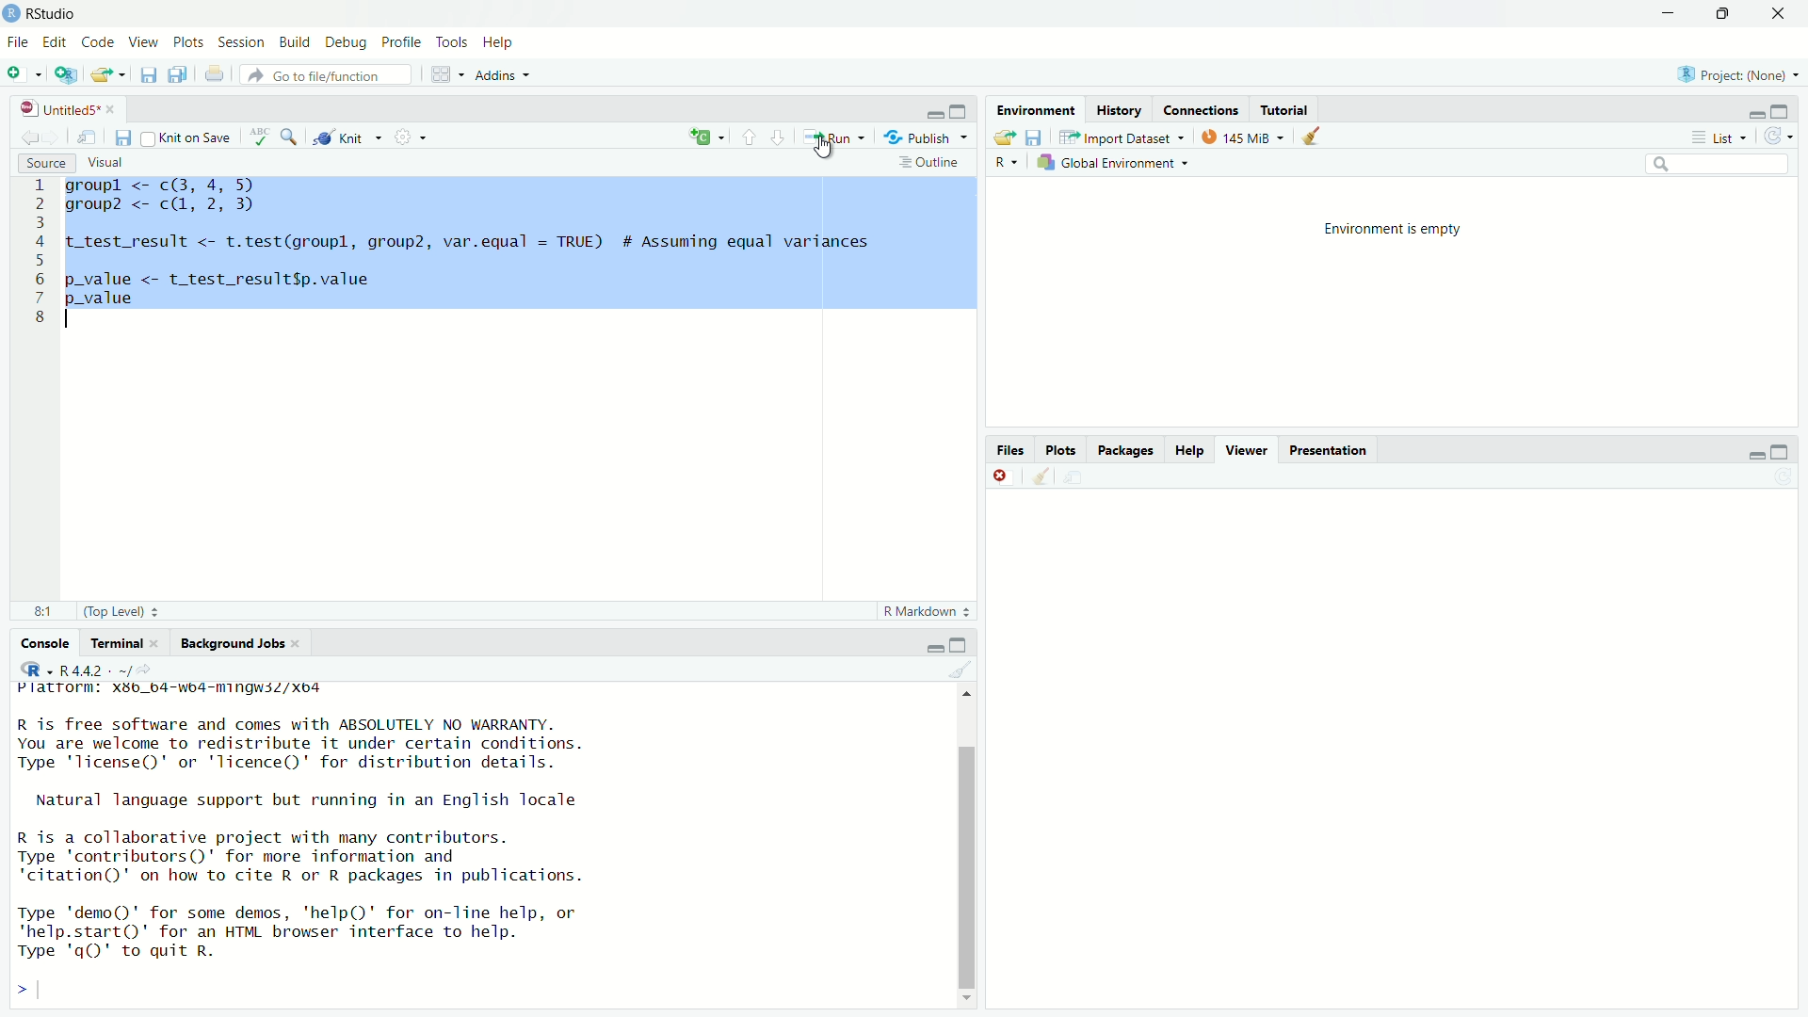 This screenshot has height=1017, width=1808. I want to click on minimise, so click(936, 644).